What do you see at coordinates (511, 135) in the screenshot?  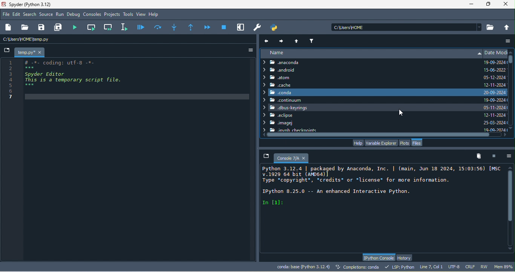 I see `scroll down` at bounding box center [511, 135].